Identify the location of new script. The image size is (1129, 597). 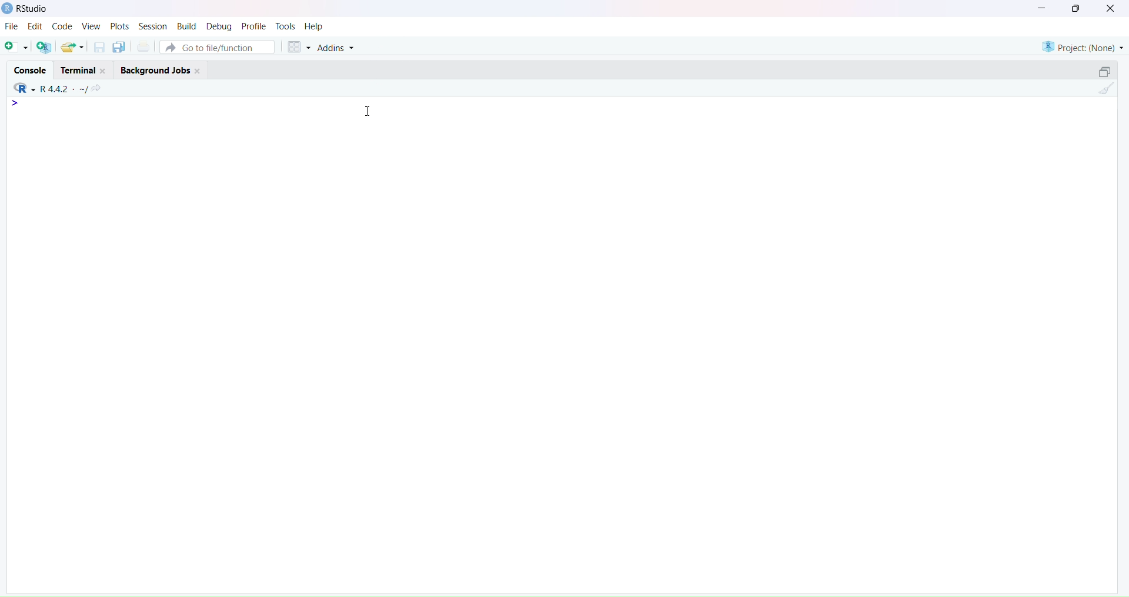
(17, 47).